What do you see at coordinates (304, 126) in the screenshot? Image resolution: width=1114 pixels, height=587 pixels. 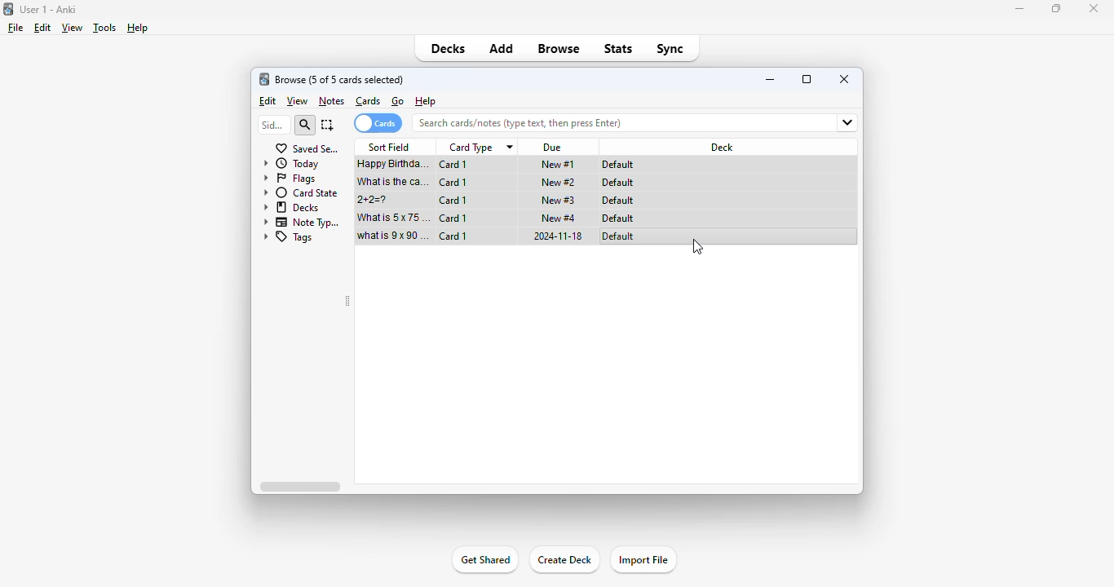 I see `search` at bounding box center [304, 126].